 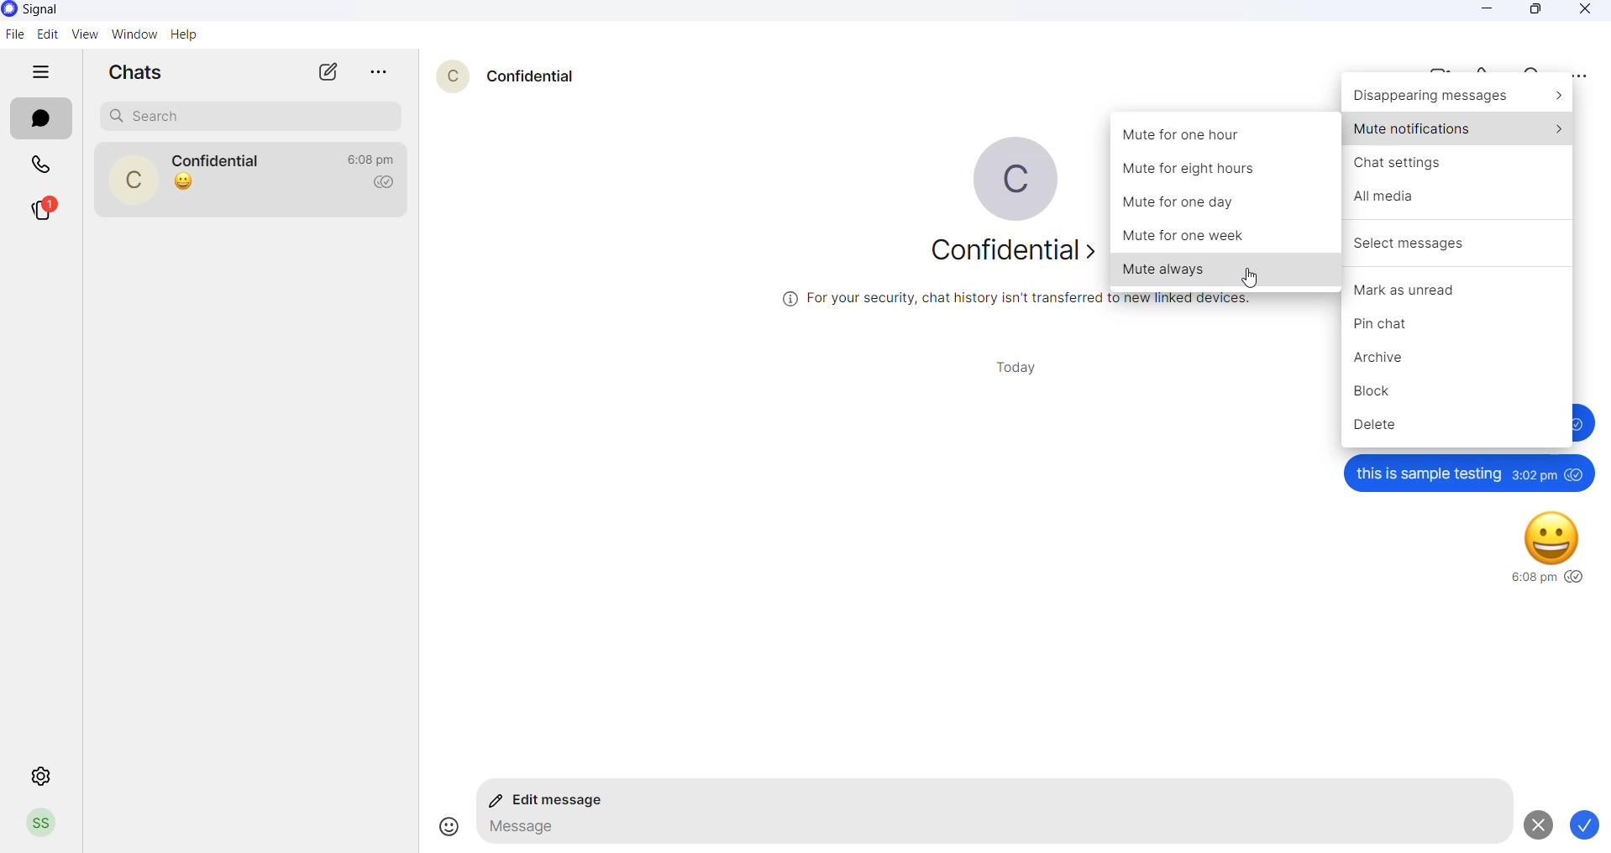 What do you see at coordinates (1227, 237) in the screenshot?
I see `mute for one week` at bounding box center [1227, 237].